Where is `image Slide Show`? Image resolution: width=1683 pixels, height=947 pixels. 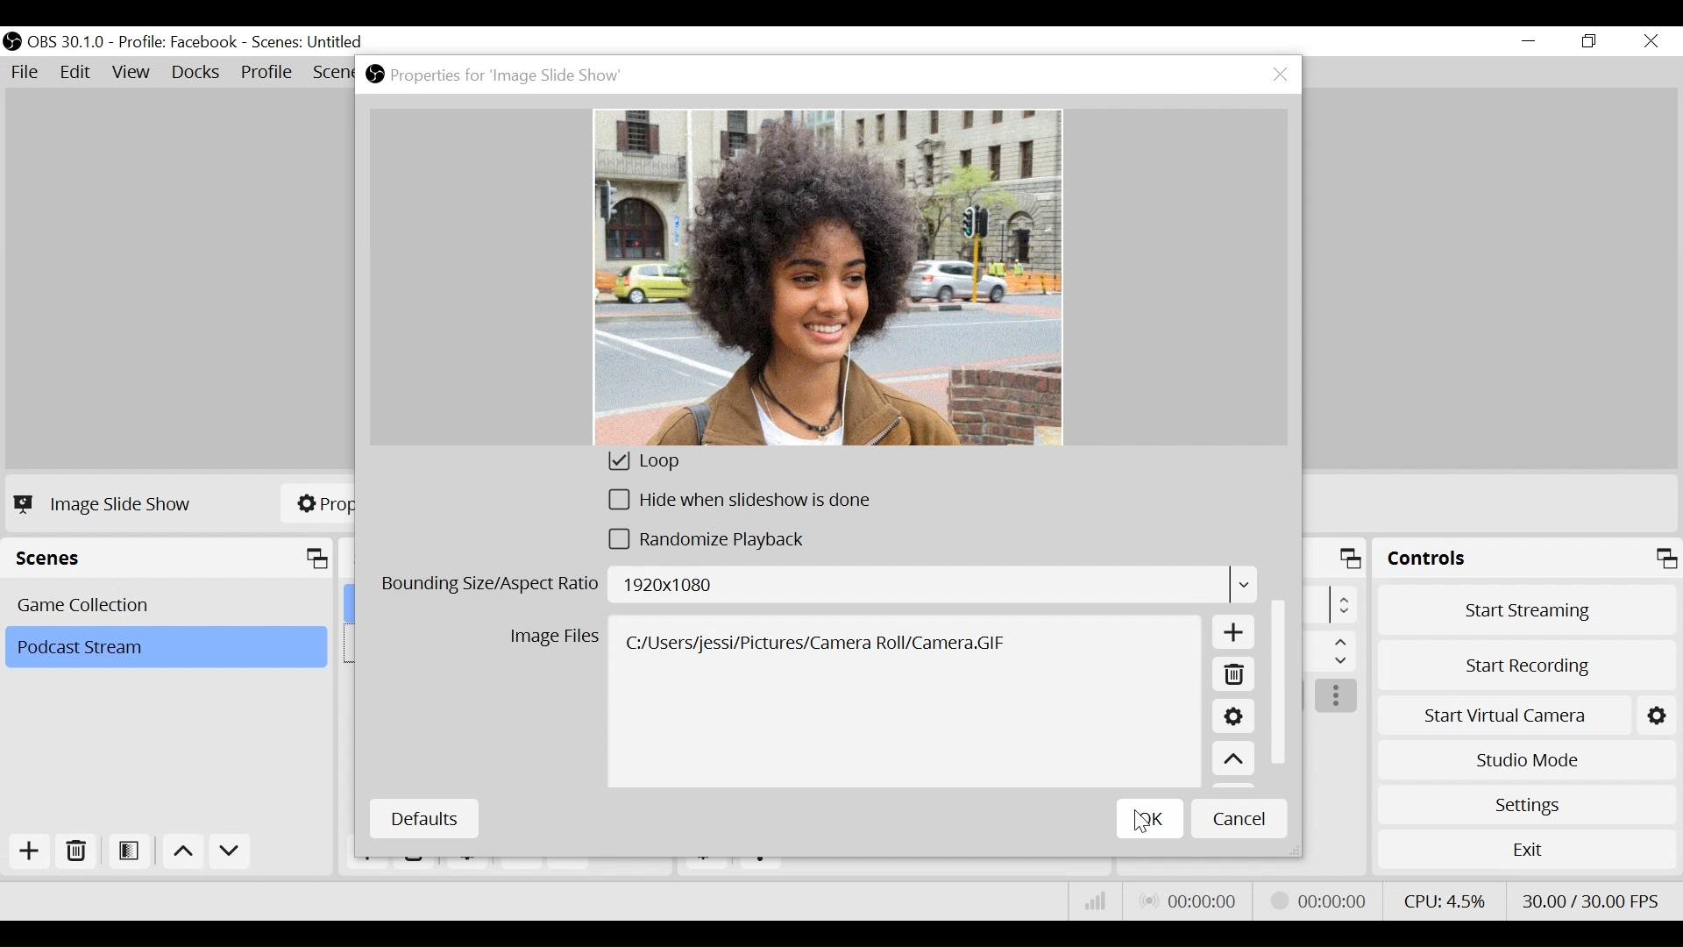
image Slide Show is located at coordinates (107, 503).